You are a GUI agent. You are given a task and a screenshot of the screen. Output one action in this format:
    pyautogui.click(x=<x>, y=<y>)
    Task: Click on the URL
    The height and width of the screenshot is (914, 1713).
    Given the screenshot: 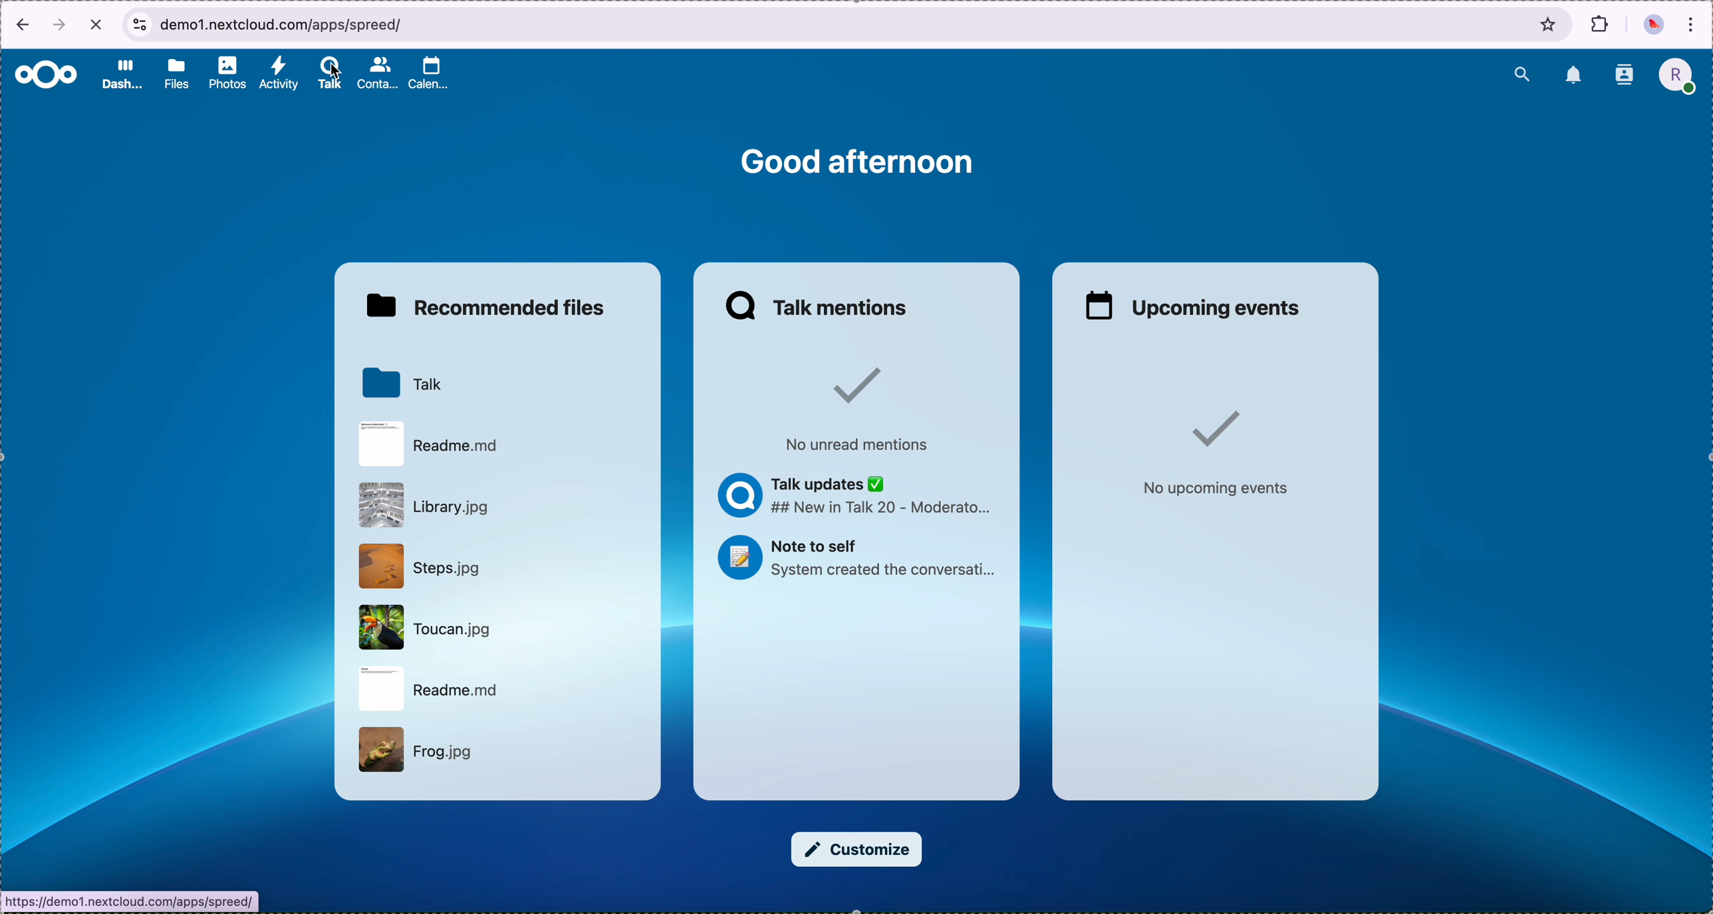 What is the action you would take?
    pyautogui.click(x=132, y=900)
    